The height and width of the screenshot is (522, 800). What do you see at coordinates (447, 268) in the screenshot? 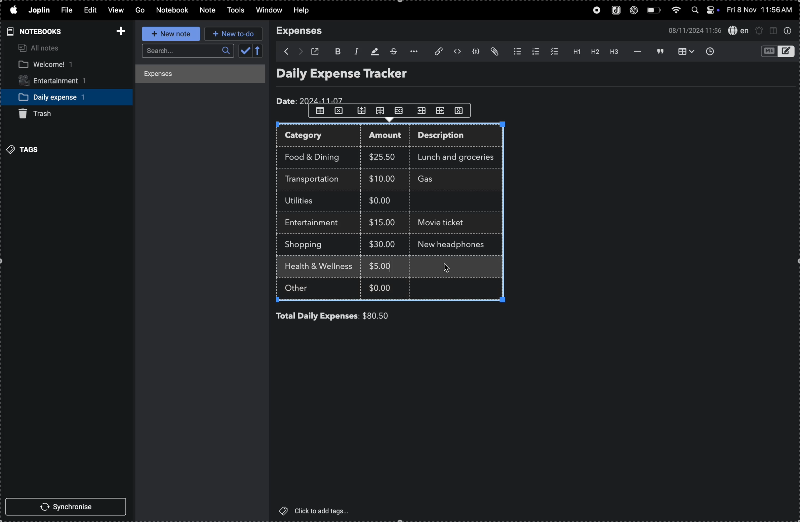
I see `cursor` at bounding box center [447, 268].